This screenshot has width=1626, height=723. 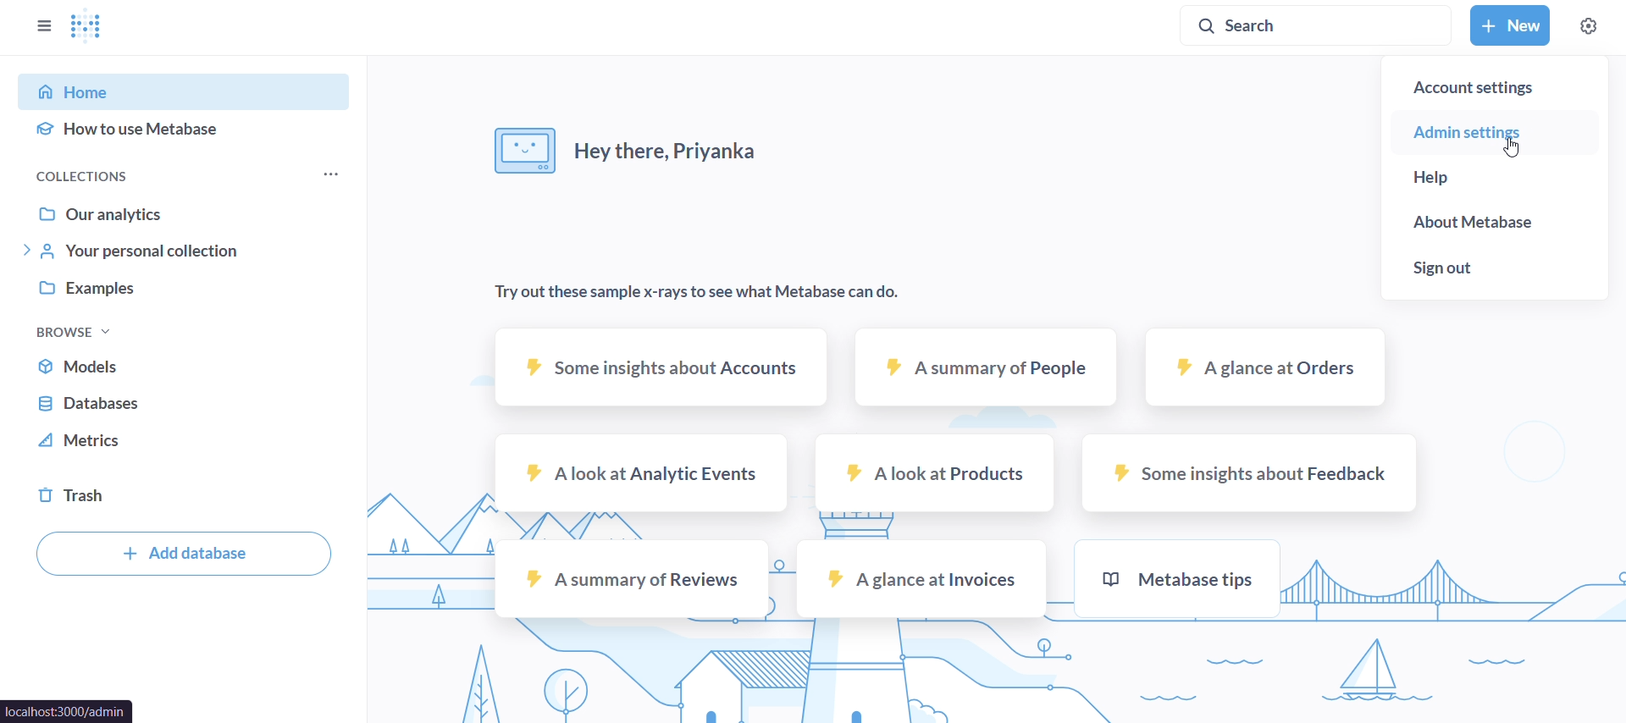 I want to click on a summary of people, so click(x=988, y=370).